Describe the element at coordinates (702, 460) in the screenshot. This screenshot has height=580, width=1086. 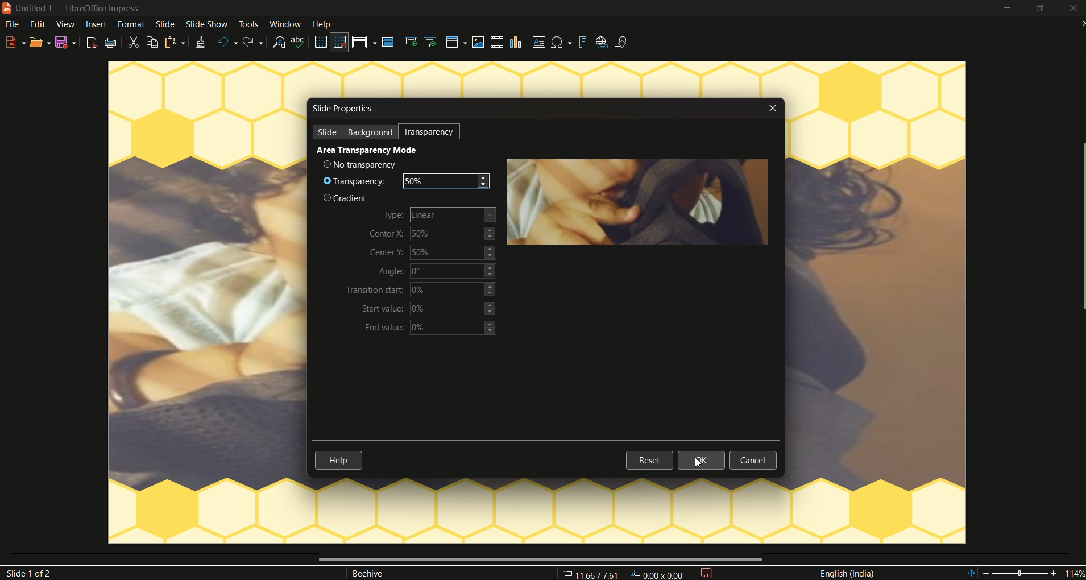
I see `ok` at that location.